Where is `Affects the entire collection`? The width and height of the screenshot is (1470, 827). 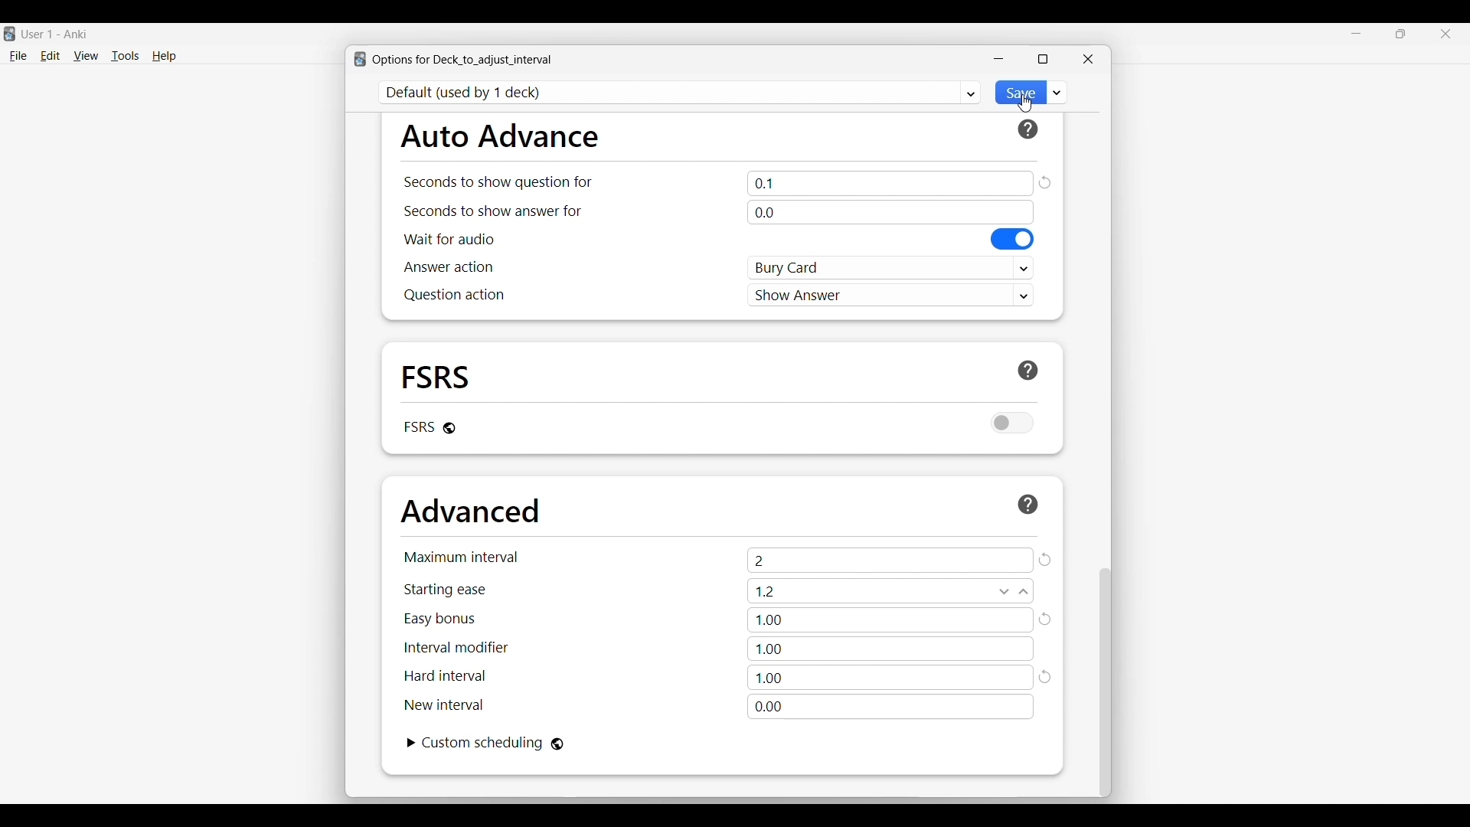
Affects the entire collection is located at coordinates (557, 744).